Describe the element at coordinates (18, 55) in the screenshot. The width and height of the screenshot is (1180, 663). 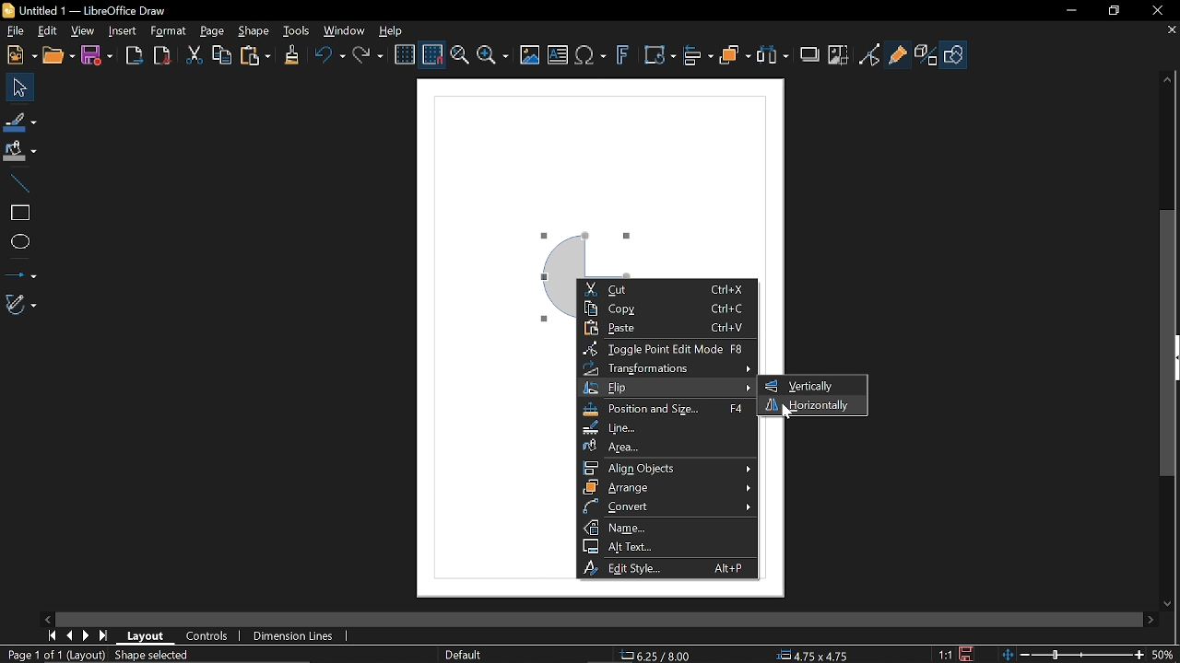
I see `new` at that location.